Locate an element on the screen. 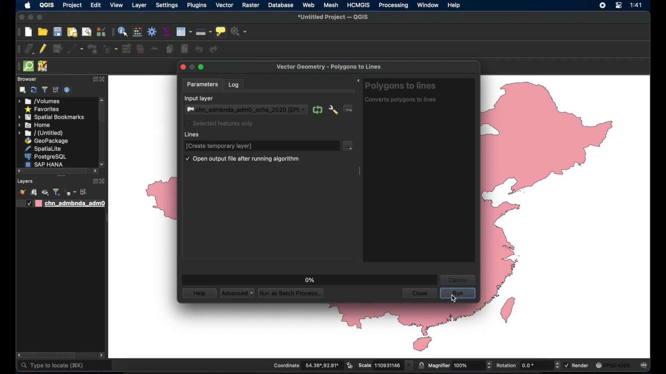 The width and height of the screenshot is (666, 374). expand is located at coordinates (358, 82).